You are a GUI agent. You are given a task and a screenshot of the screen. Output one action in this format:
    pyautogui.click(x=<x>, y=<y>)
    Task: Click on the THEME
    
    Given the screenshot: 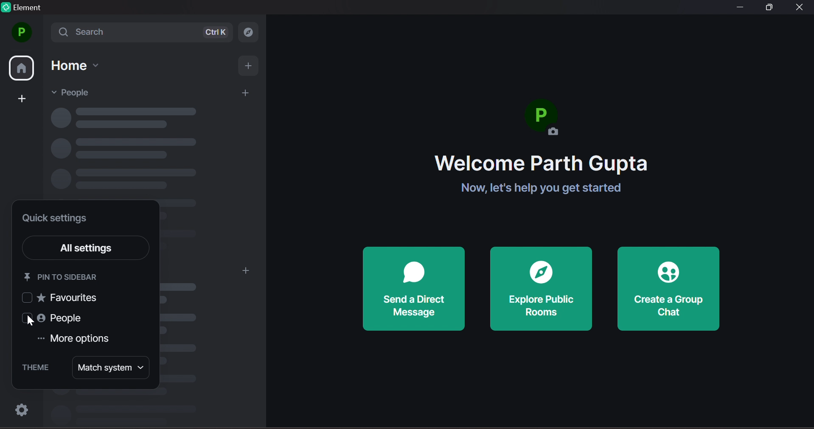 What is the action you would take?
    pyautogui.click(x=35, y=368)
    